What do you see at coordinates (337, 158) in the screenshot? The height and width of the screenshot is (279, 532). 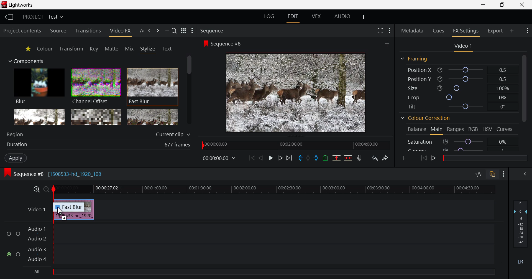 I see `Remove marked section` at bounding box center [337, 158].